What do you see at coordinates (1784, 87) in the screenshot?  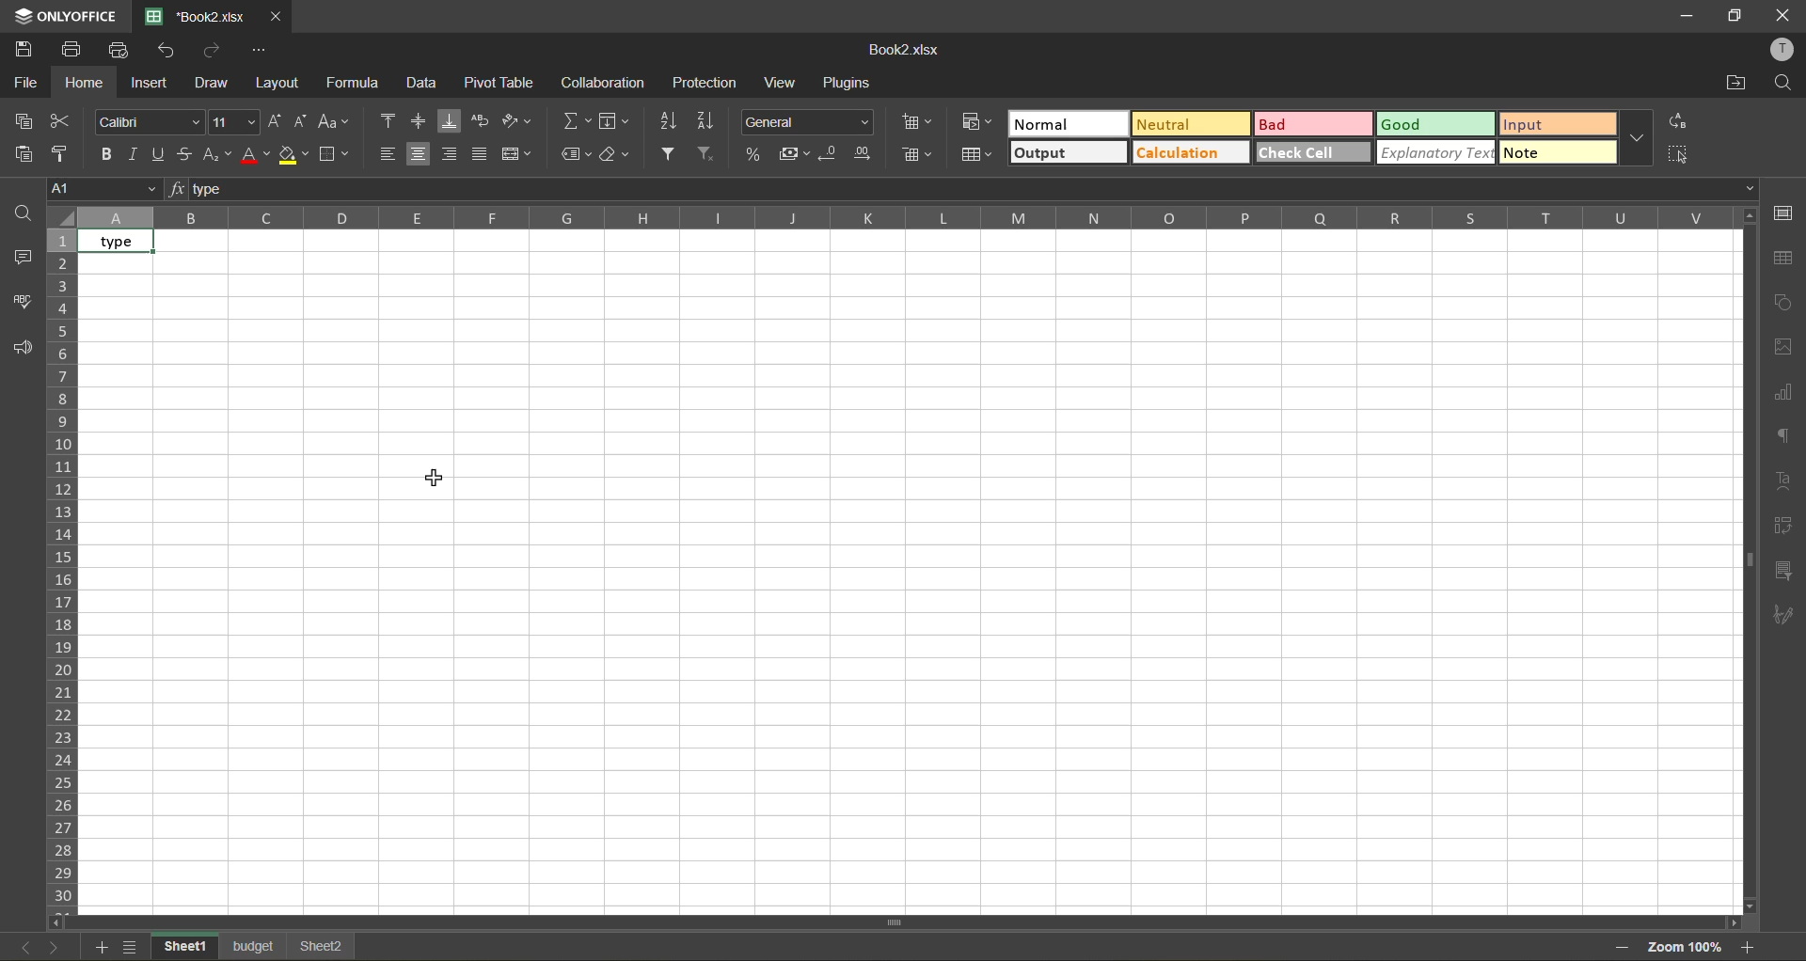 I see `find` at bounding box center [1784, 87].